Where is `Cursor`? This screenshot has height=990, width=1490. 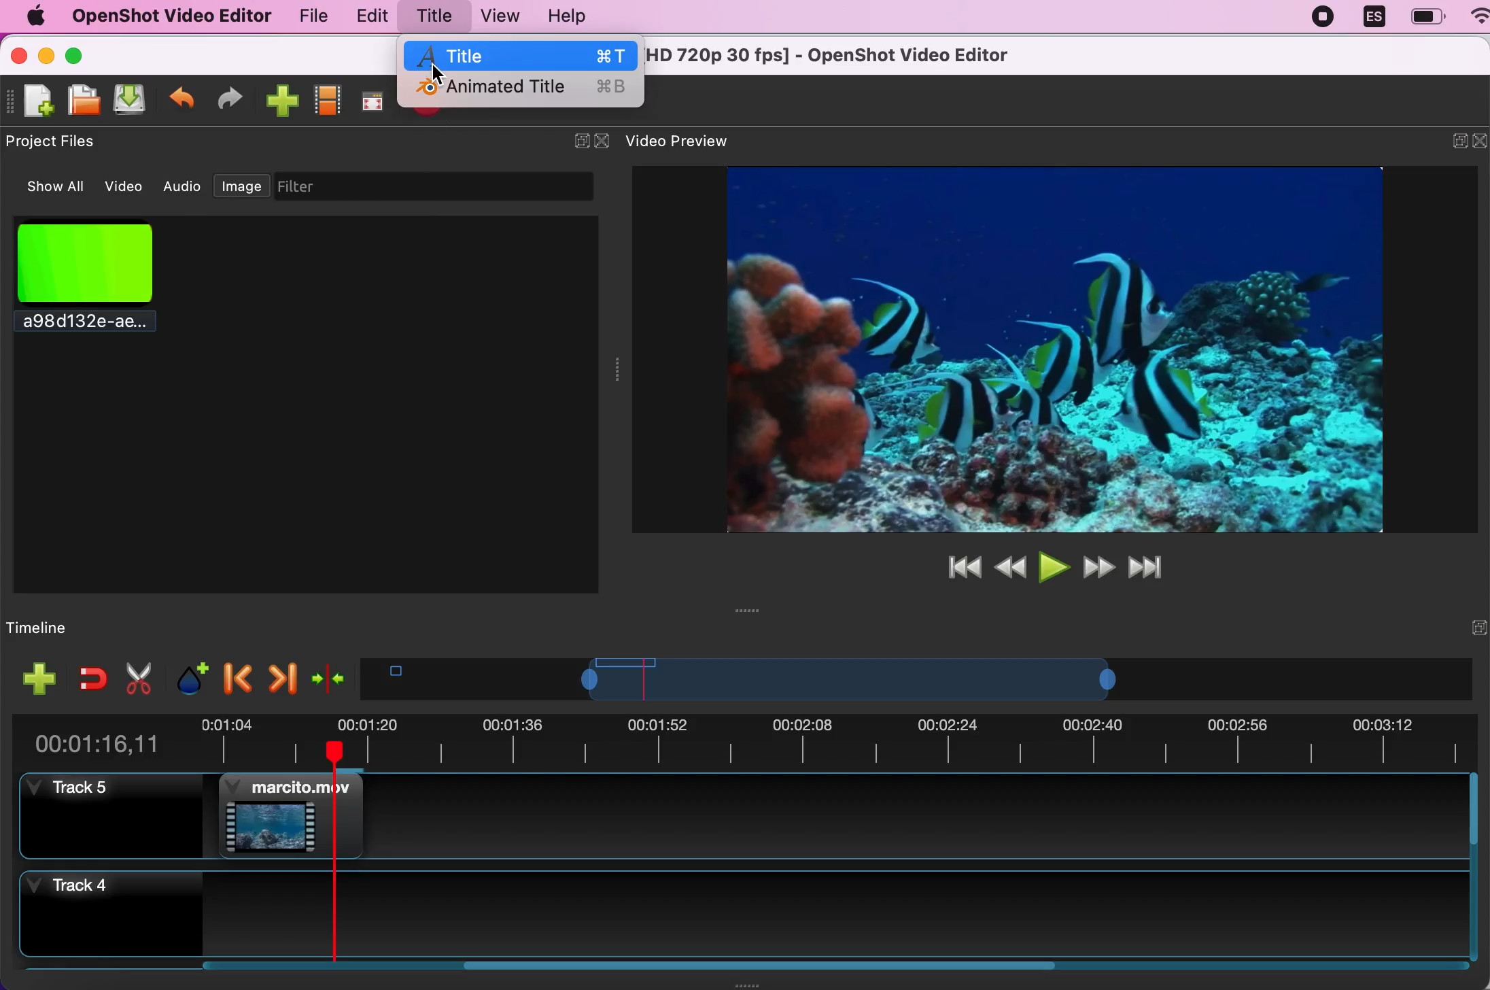 Cursor is located at coordinates (438, 73).